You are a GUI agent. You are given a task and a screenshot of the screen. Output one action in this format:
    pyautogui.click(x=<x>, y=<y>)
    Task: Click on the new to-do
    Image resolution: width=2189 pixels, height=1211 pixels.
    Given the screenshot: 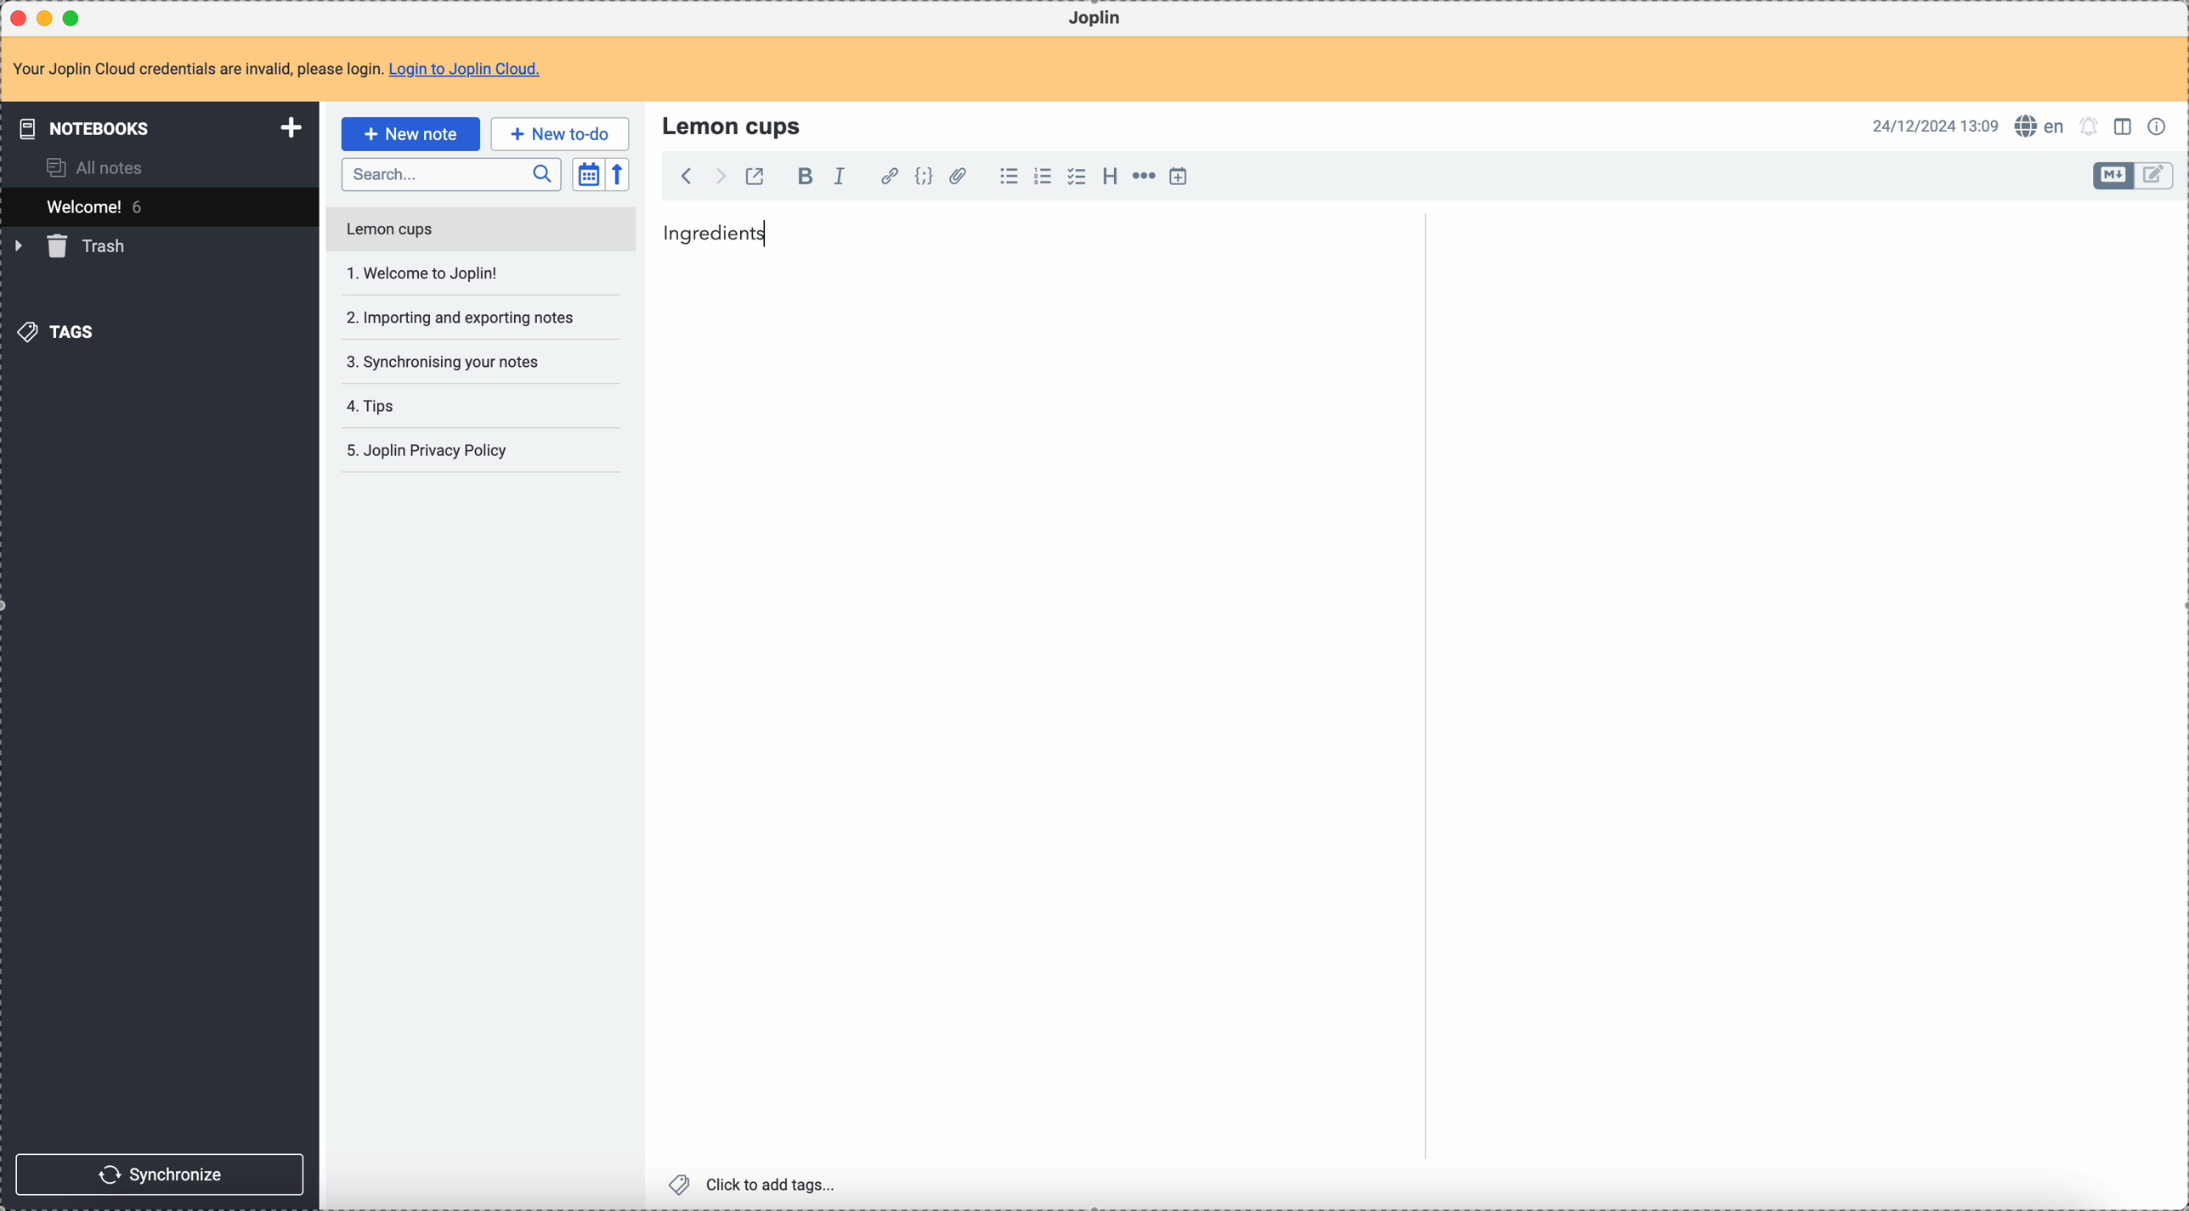 What is the action you would take?
    pyautogui.click(x=560, y=133)
    